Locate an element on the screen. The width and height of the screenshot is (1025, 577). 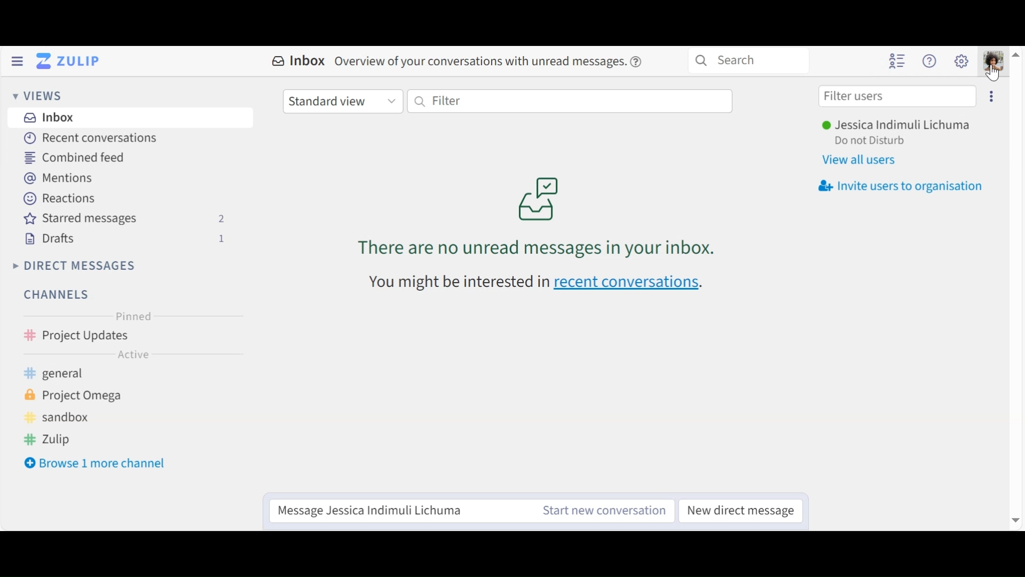
Project Omega is located at coordinates (85, 398).